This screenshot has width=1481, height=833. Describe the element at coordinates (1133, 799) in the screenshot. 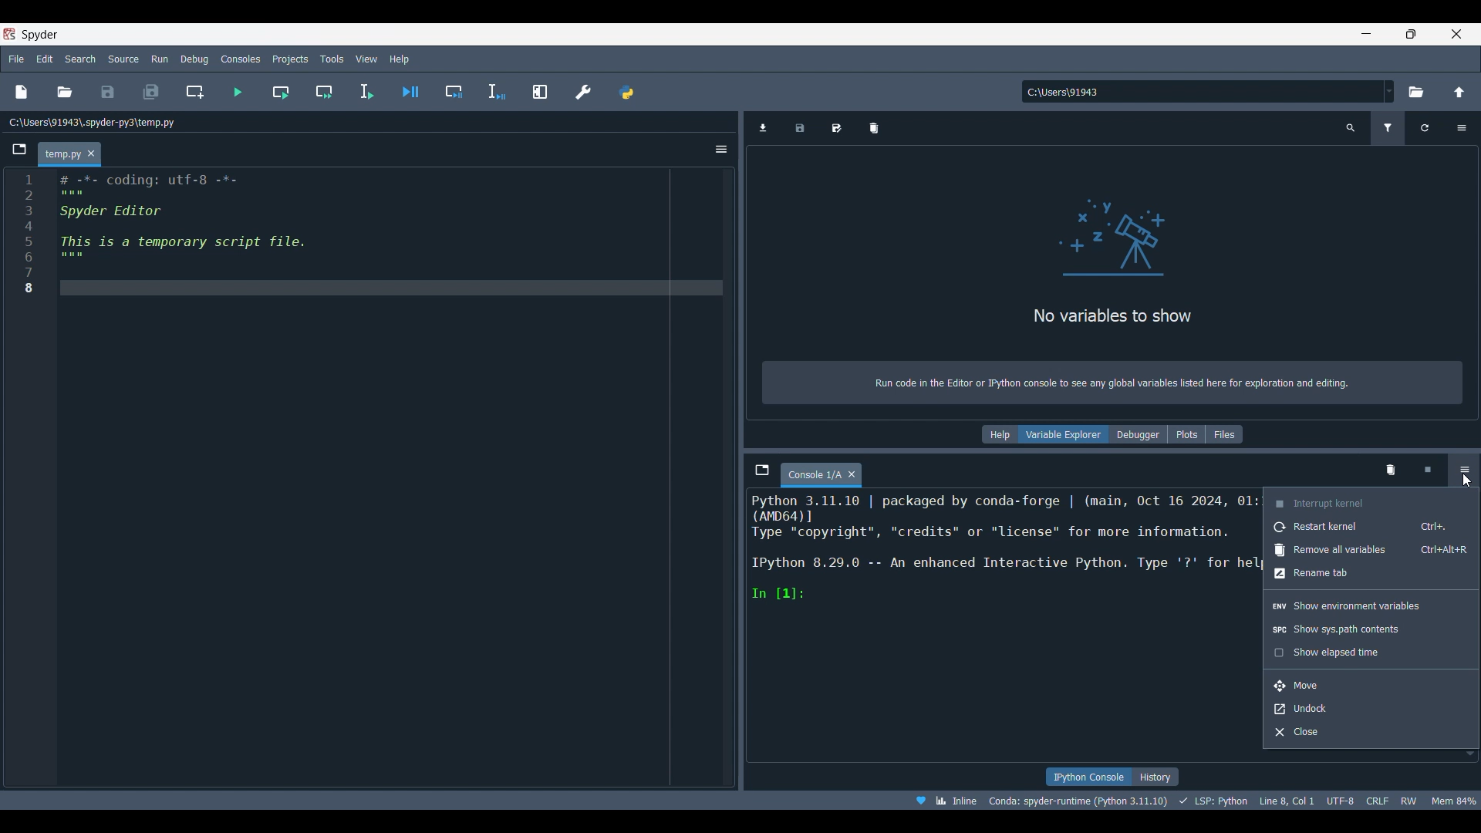

I see `® Wb Inline Conda: spyder-runtime (Python 3.11.10) + LSP: Python Line8,Col1 UTF8 CRL` at that location.